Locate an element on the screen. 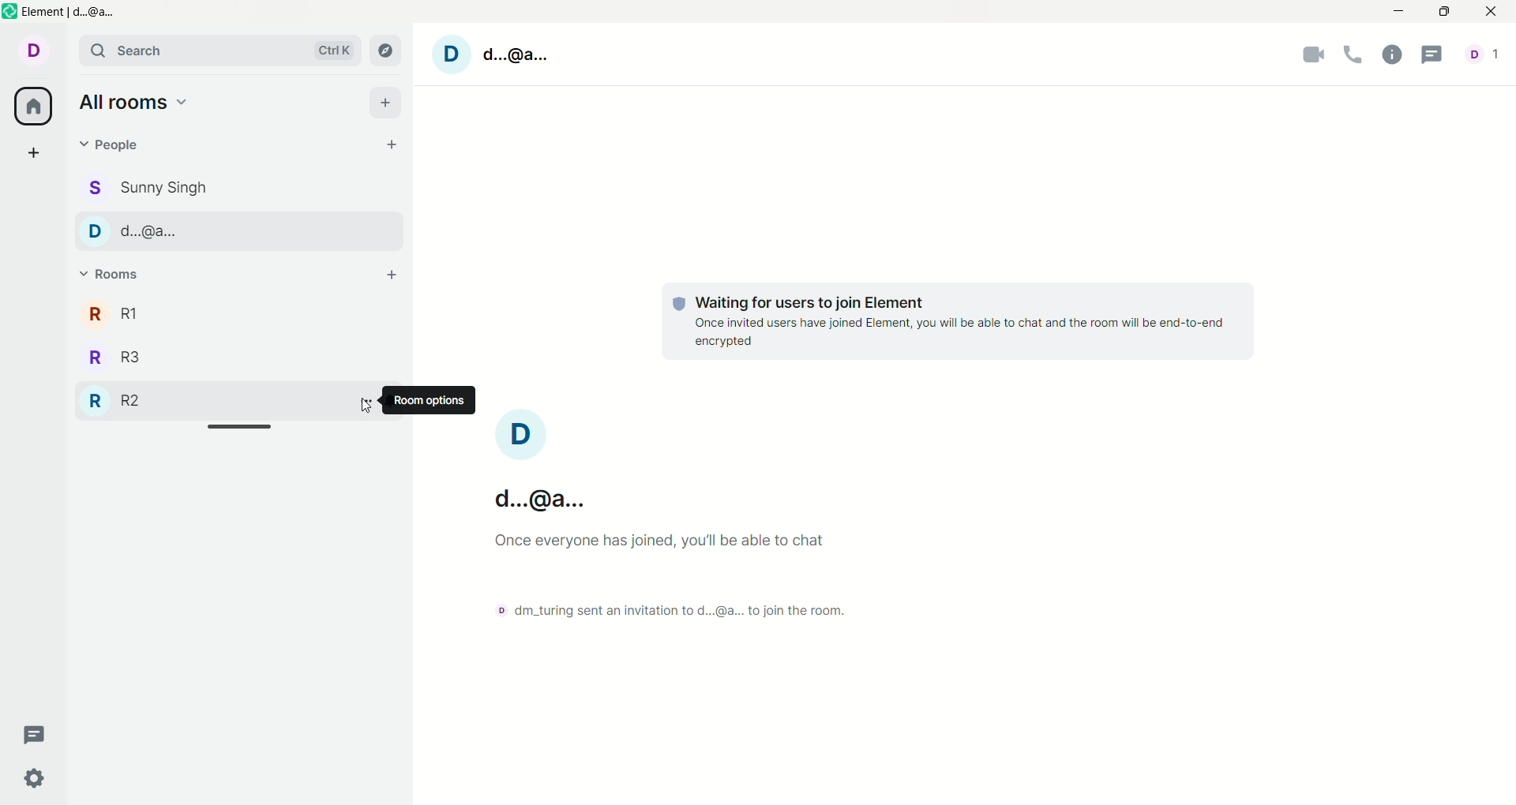 This screenshot has width=1516, height=805. create a space is located at coordinates (35, 152).